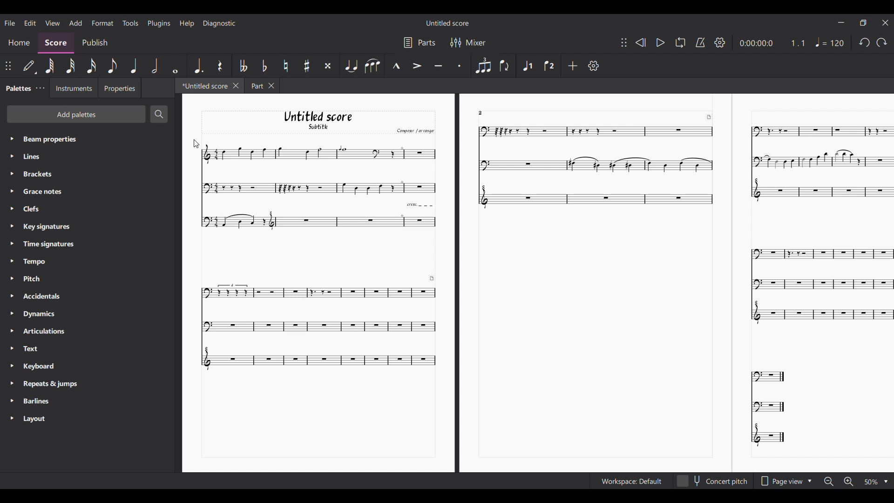 The image size is (894, 503). Describe the element at coordinates (10, 138) in the screenshot. I see `` at that location.